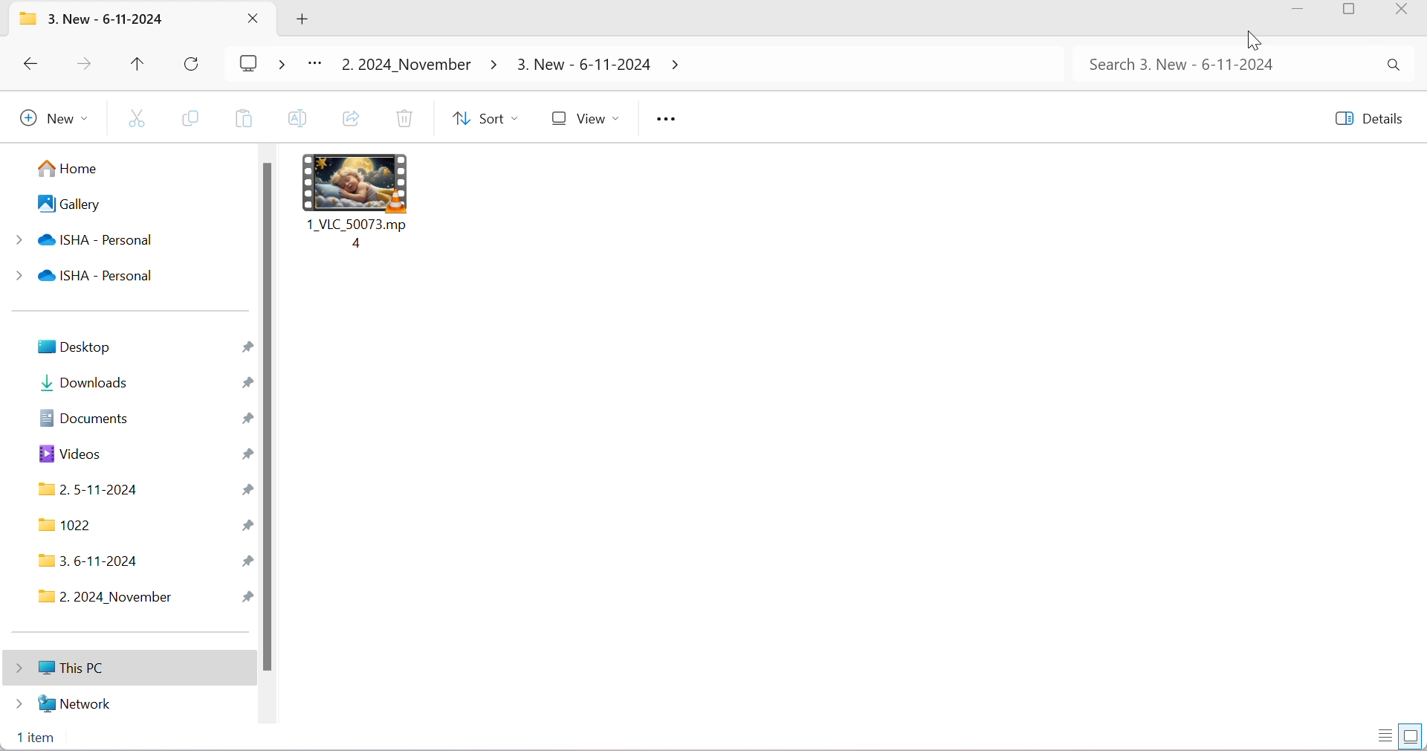 This screenshot has height=751, width=1427. I want to click on Arrow, so click(493, 66).